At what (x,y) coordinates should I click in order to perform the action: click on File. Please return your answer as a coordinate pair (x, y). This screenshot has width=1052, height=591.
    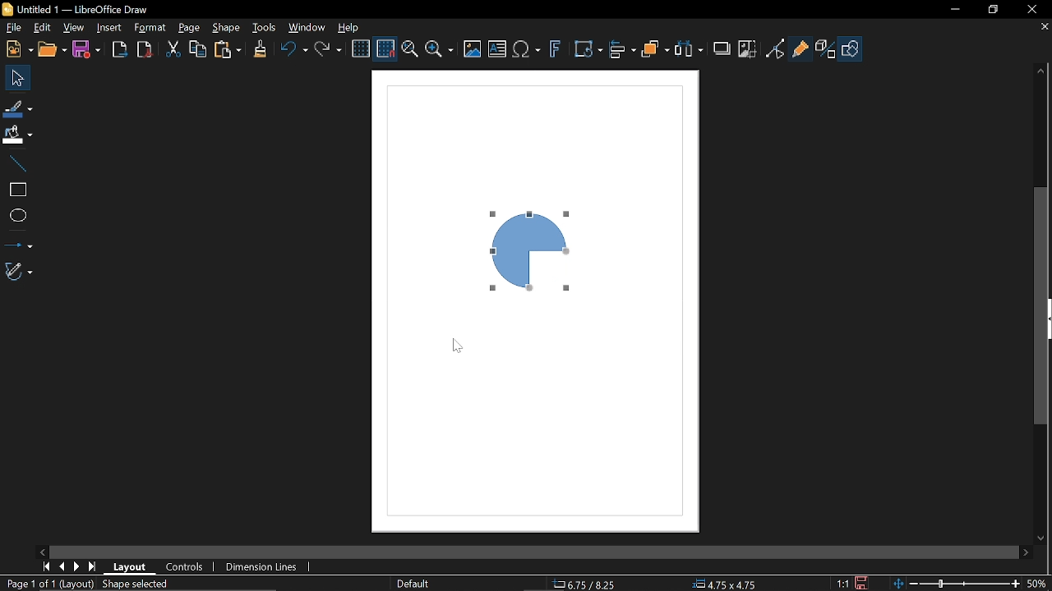
    Looking at the image, I should click on (12, 27).